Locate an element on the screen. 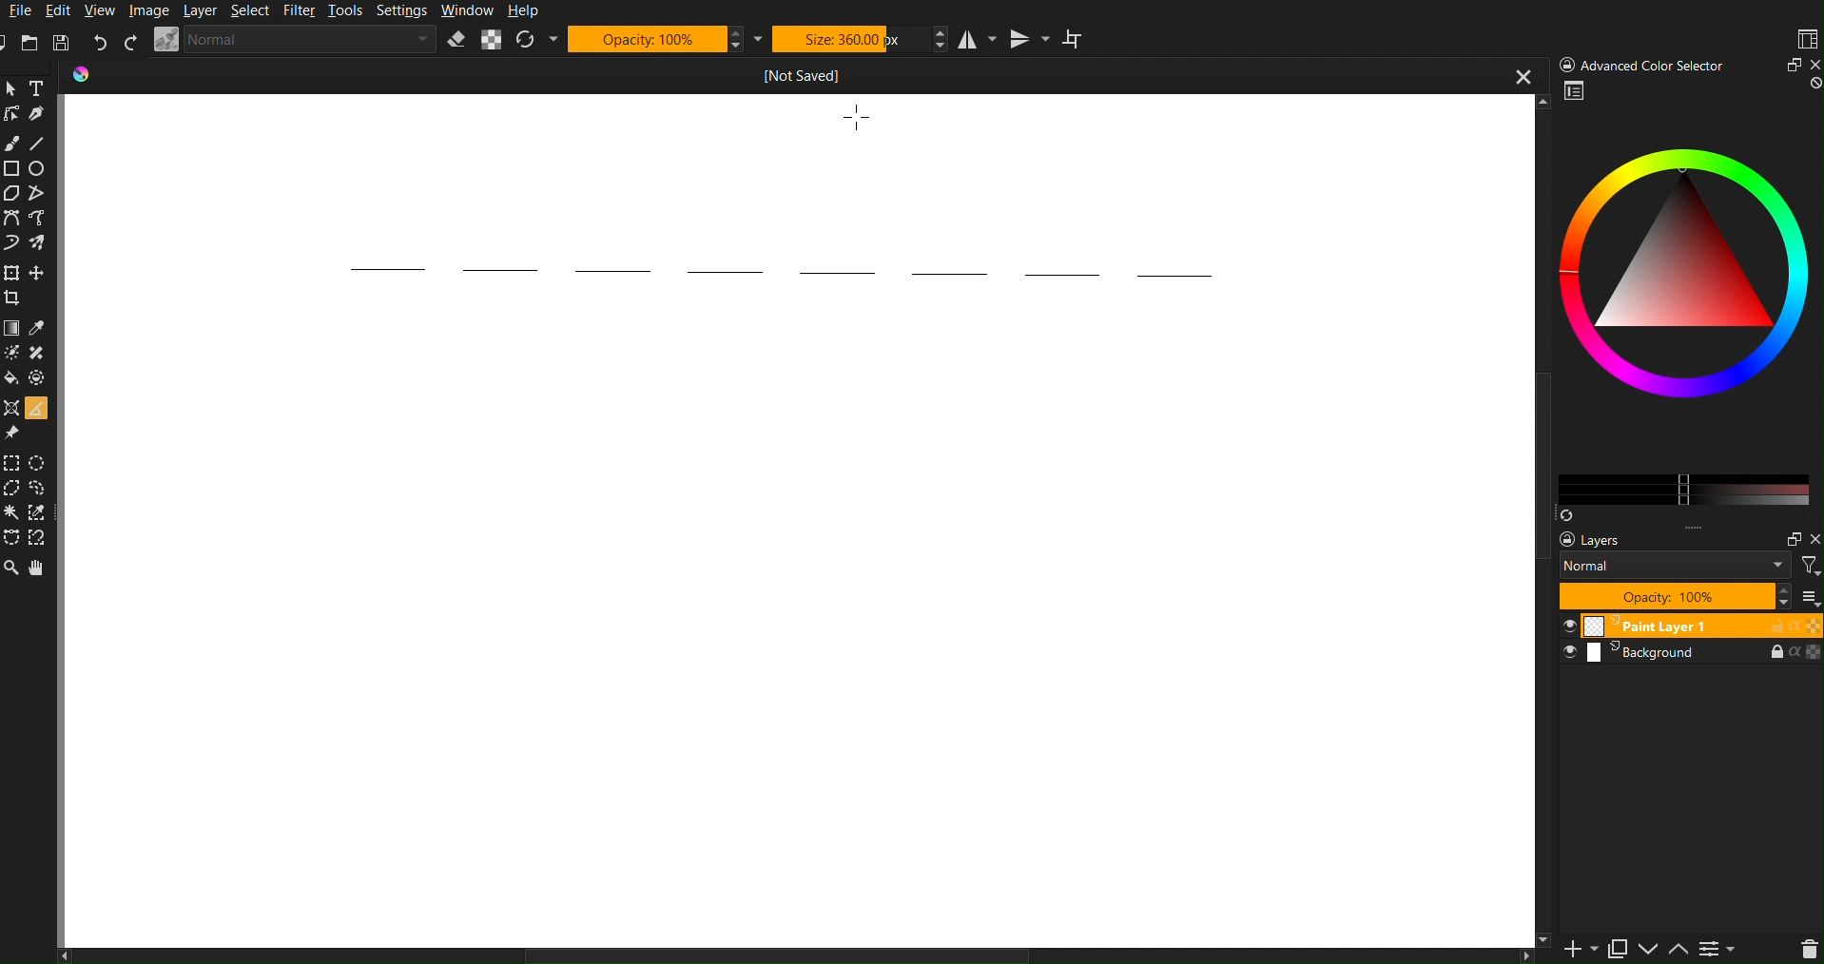 Image resolution: width=1824 pixels, height=964 pixels. Crop is located at coordinates (16, 298).